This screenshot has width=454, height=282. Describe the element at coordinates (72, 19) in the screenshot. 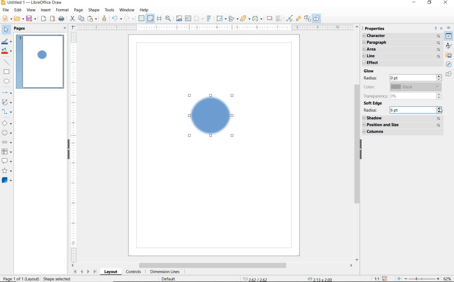

I see `CUT` at that location.